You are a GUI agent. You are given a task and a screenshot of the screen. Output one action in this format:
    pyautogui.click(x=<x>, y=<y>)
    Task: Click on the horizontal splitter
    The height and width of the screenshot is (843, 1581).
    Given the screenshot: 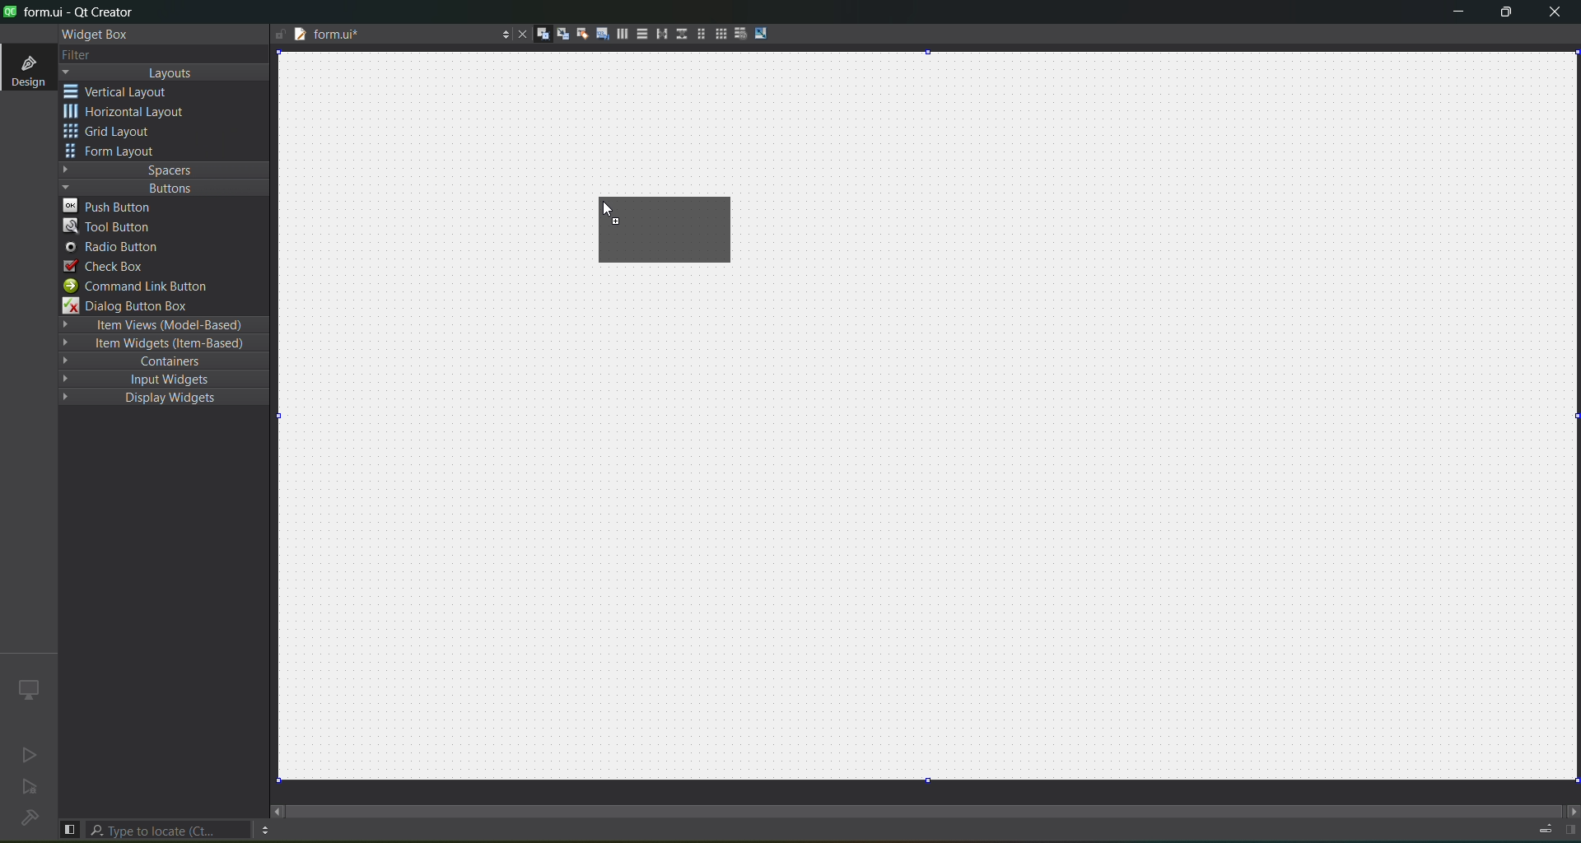 What is the action you would take?
    pyautogui.click(x=659, y=36)
    